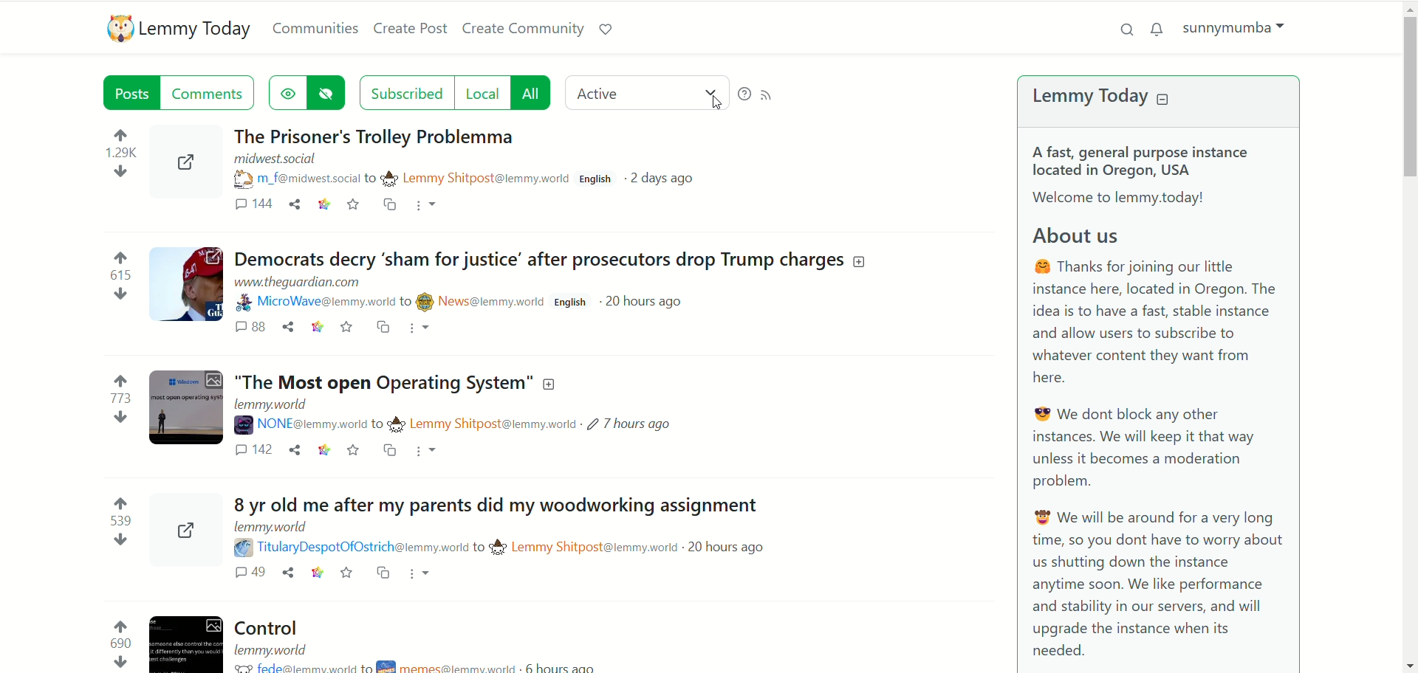 The height and width of the screenshot is (673, 1418). I want to click on lemmy.world, so click(271, 528).